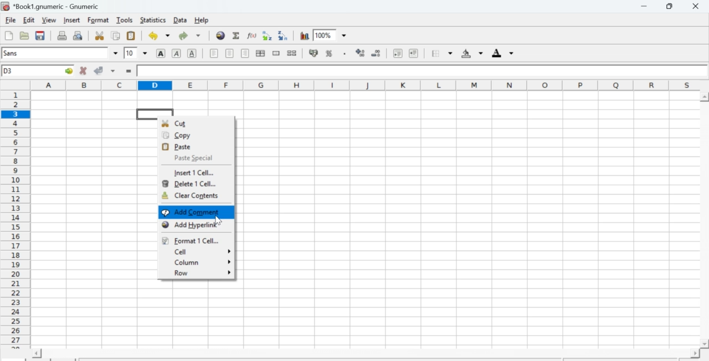 Image resolution: width=709 pixels, height=361 pixels. What do you see at coordinates (17, 219) in the screenshot?
I see `numbering column` at bounding box center [17, 219].